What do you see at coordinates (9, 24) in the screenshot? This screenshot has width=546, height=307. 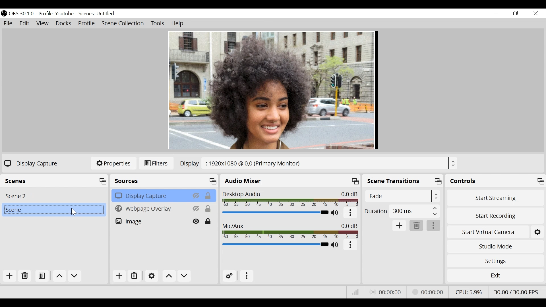 I see `File` at bounding box center [9, 24].